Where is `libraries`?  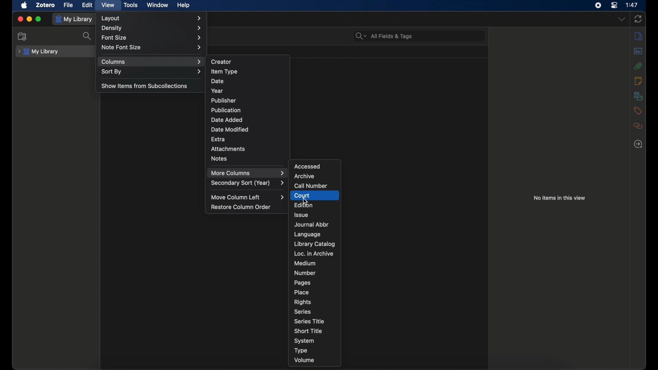 libraries is located at coordinates (638, 96).